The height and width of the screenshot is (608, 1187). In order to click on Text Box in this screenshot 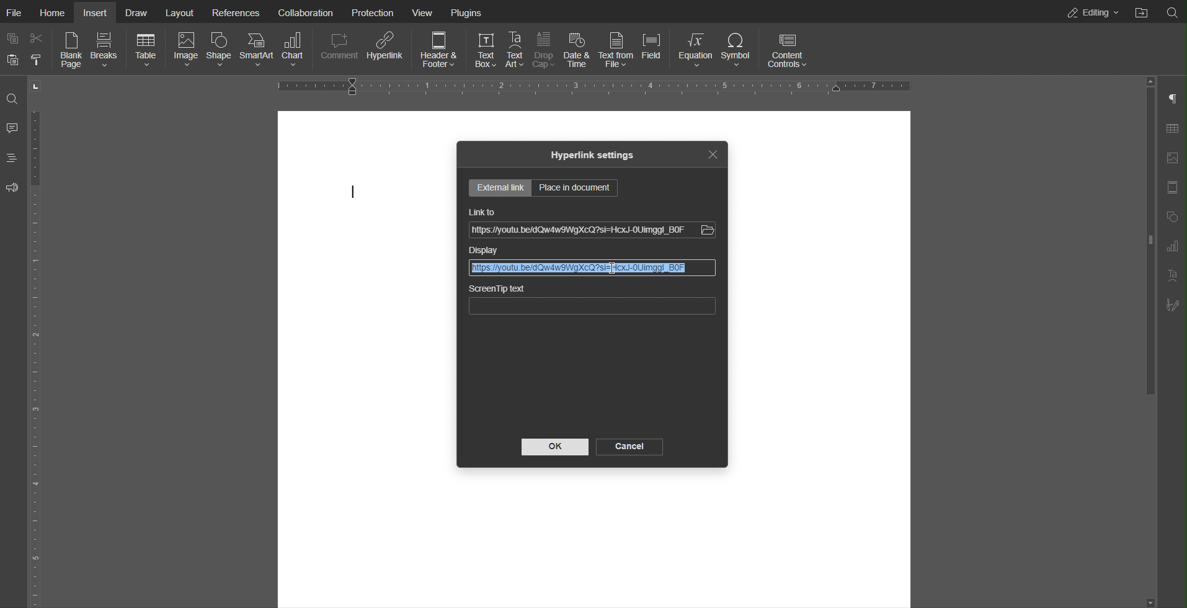, I will do `click(486, 50)`.